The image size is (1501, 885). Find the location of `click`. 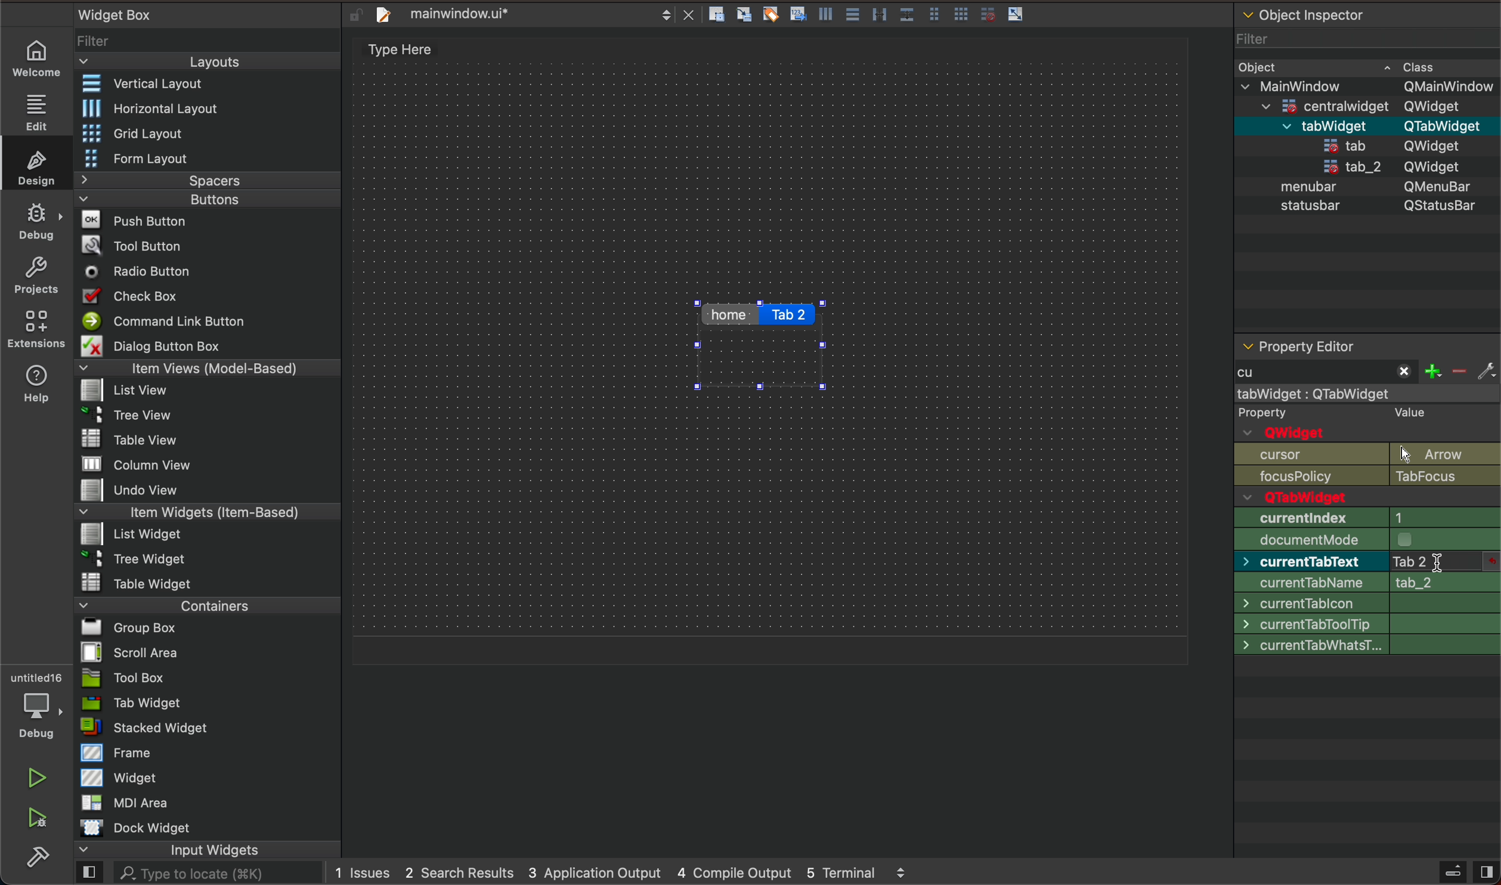

click is located at coordinates (1445, 564).